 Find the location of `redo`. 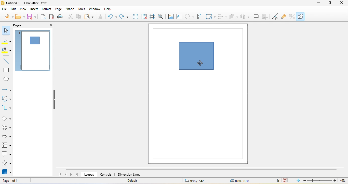

redo is located at coordinates (124, 17).